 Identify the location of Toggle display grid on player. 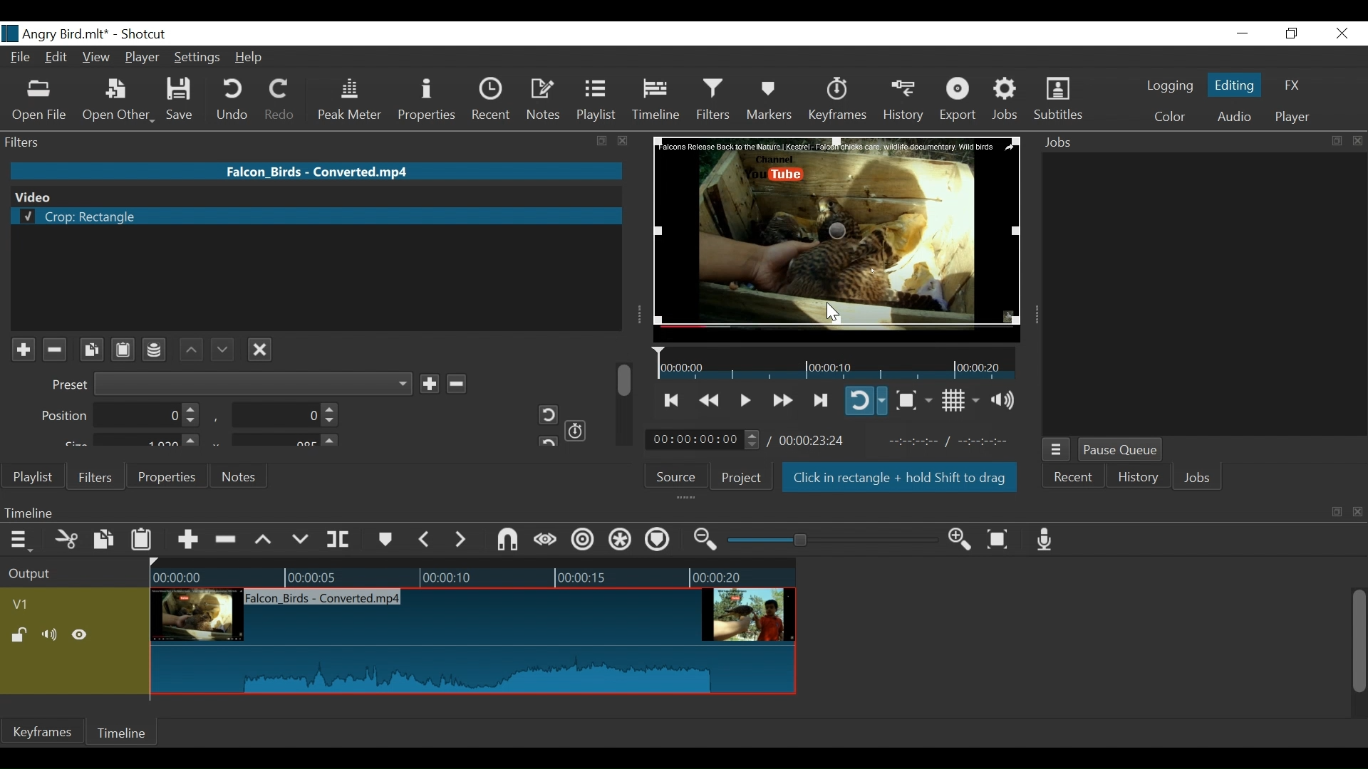
(963, 400).